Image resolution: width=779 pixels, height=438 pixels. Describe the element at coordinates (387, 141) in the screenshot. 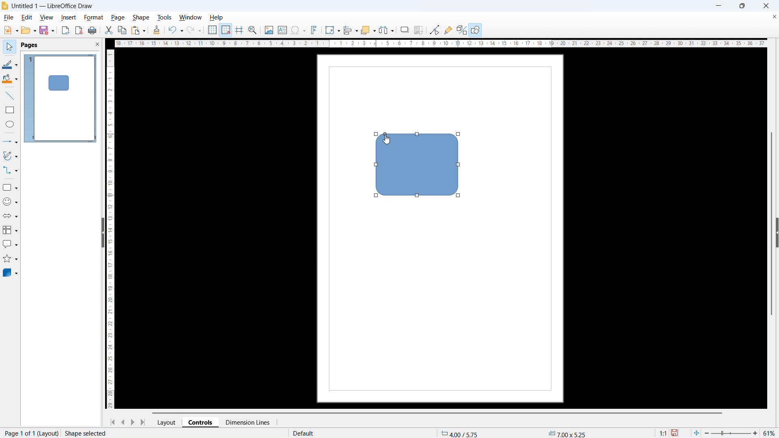

I see `cursor` at that location.